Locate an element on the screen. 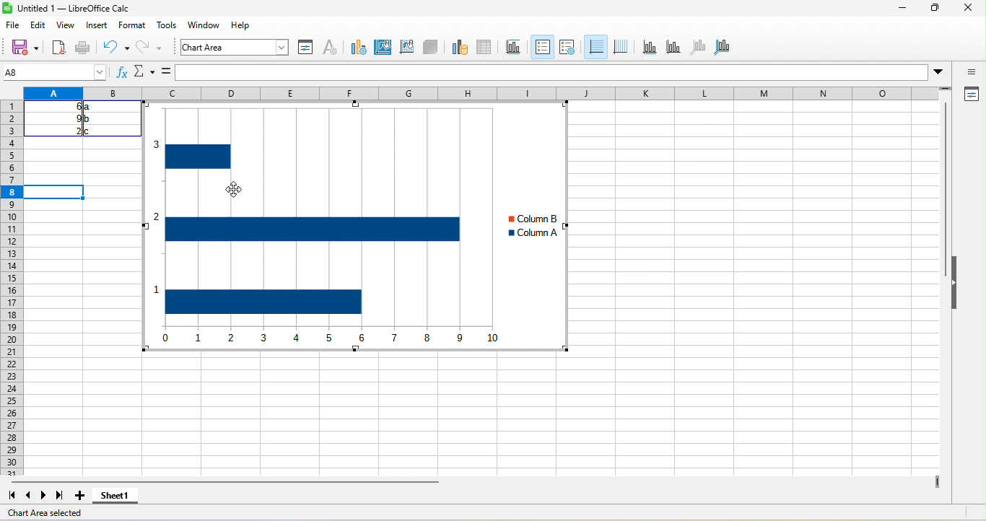 Image resolution: width=986 pixels, height=521 pixels. file is located at coordinates (13, 25).